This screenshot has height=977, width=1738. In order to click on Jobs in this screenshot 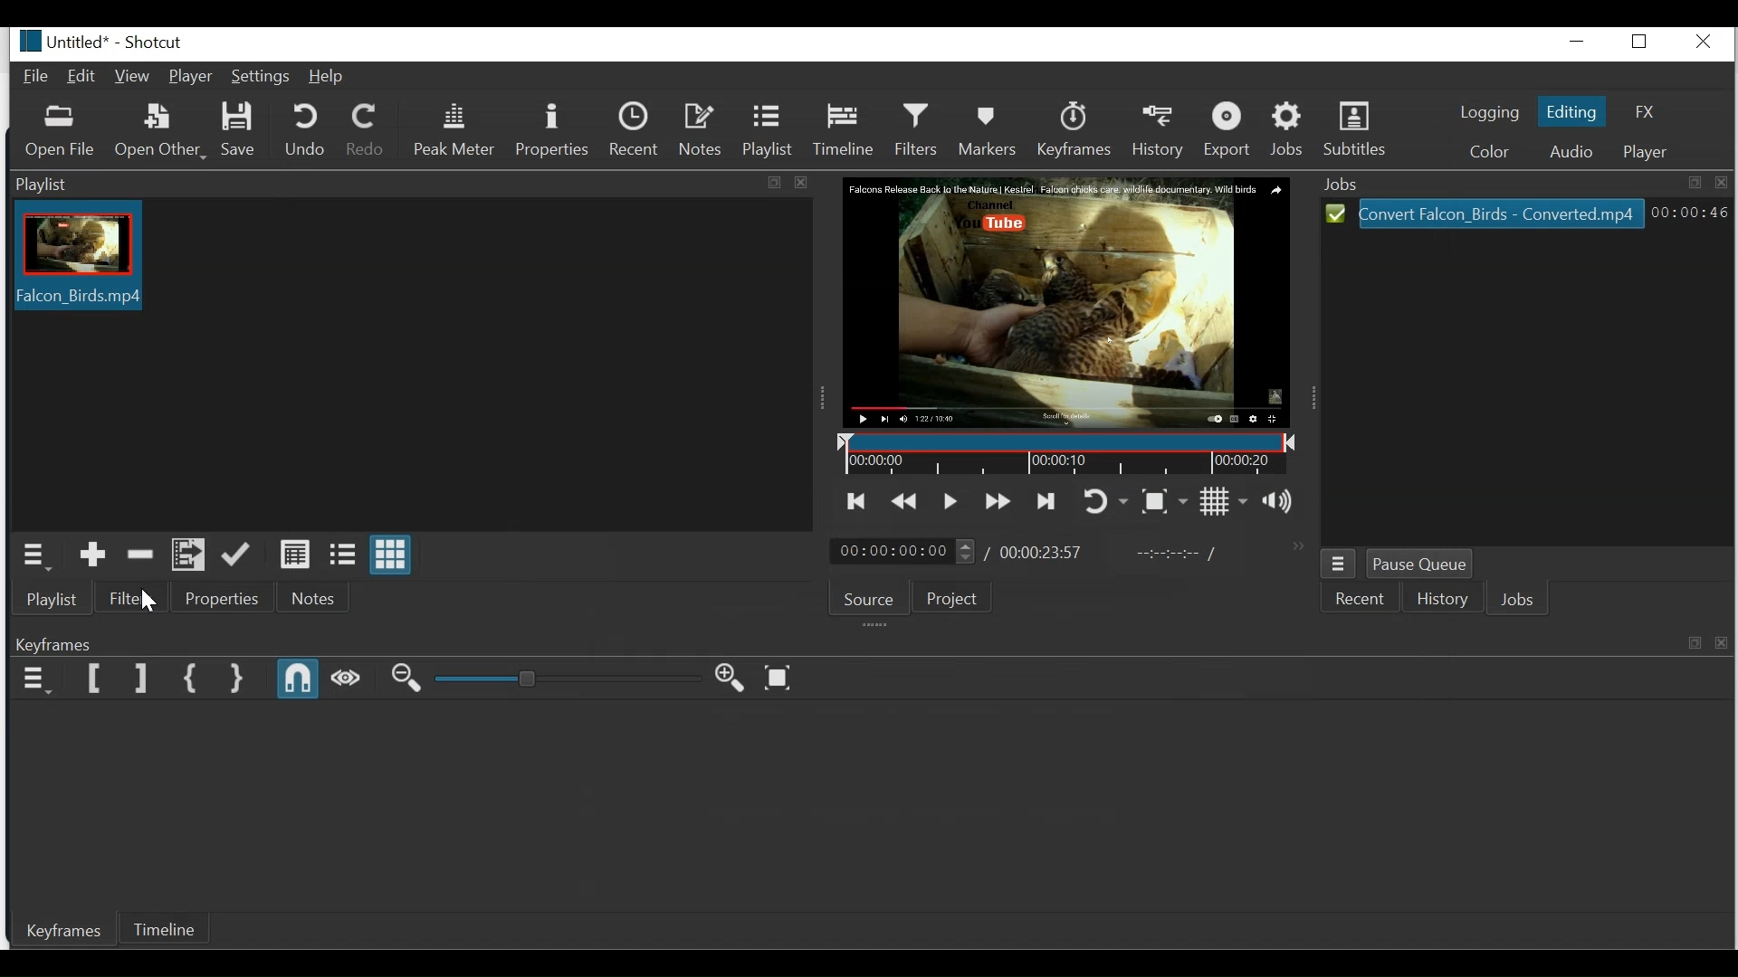, I will do `click(1518, 600)`.